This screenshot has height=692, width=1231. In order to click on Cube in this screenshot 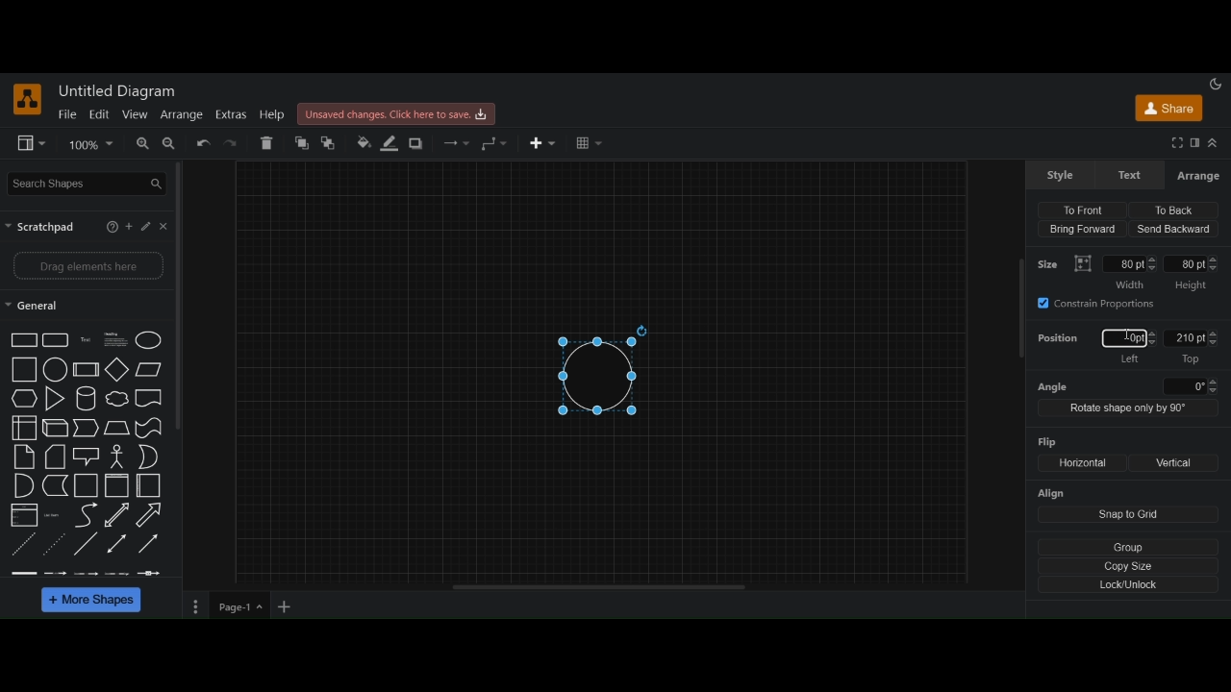, I will do `click(56, 429)`.